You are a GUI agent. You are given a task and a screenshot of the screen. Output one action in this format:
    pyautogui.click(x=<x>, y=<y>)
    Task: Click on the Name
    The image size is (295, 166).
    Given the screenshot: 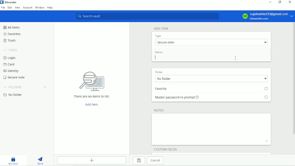 What is the action you would take?
    pyautogui.click(x=159, y=52)
    